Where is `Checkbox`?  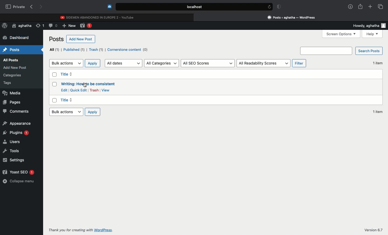
Checkbox is located at coordinates (54, 74).